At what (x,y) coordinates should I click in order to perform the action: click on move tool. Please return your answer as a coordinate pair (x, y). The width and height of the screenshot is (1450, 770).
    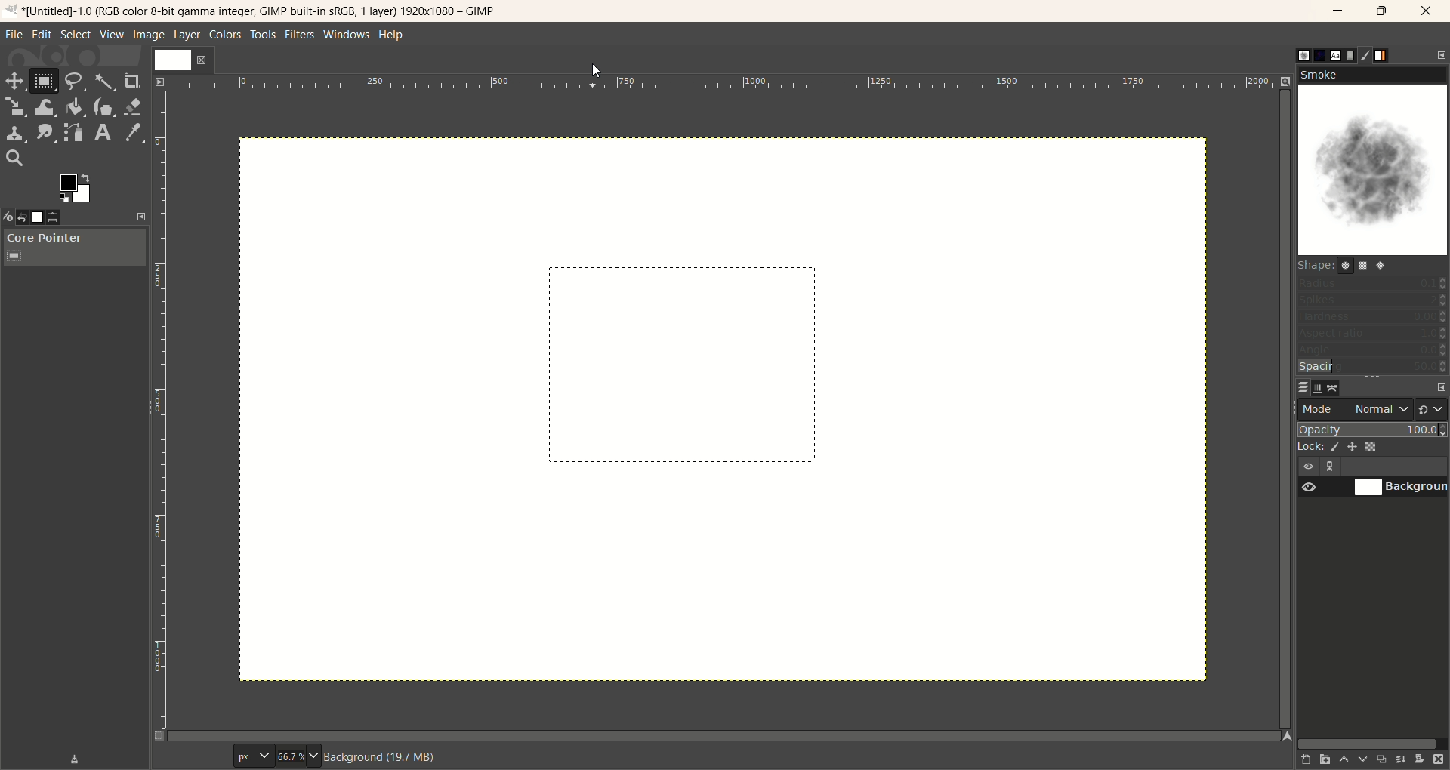
    Looking at the image, I should click on (14, 80).